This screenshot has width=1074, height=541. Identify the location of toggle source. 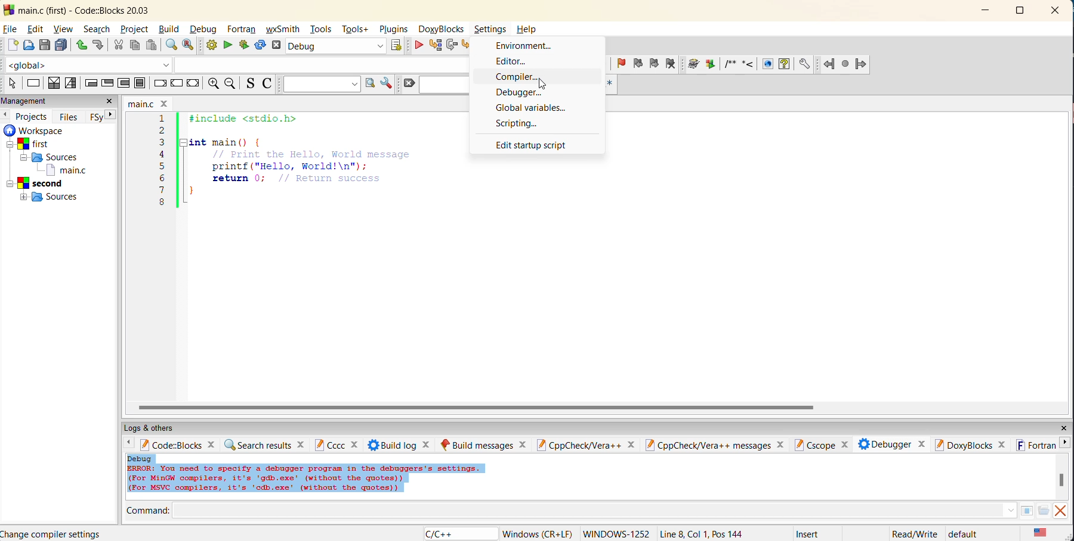
(249, 84).